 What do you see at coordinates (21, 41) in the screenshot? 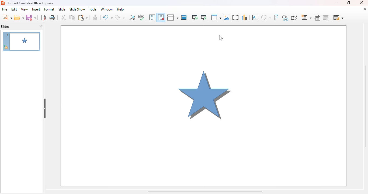
I see `slide 1` at bounding box center [21, 41].